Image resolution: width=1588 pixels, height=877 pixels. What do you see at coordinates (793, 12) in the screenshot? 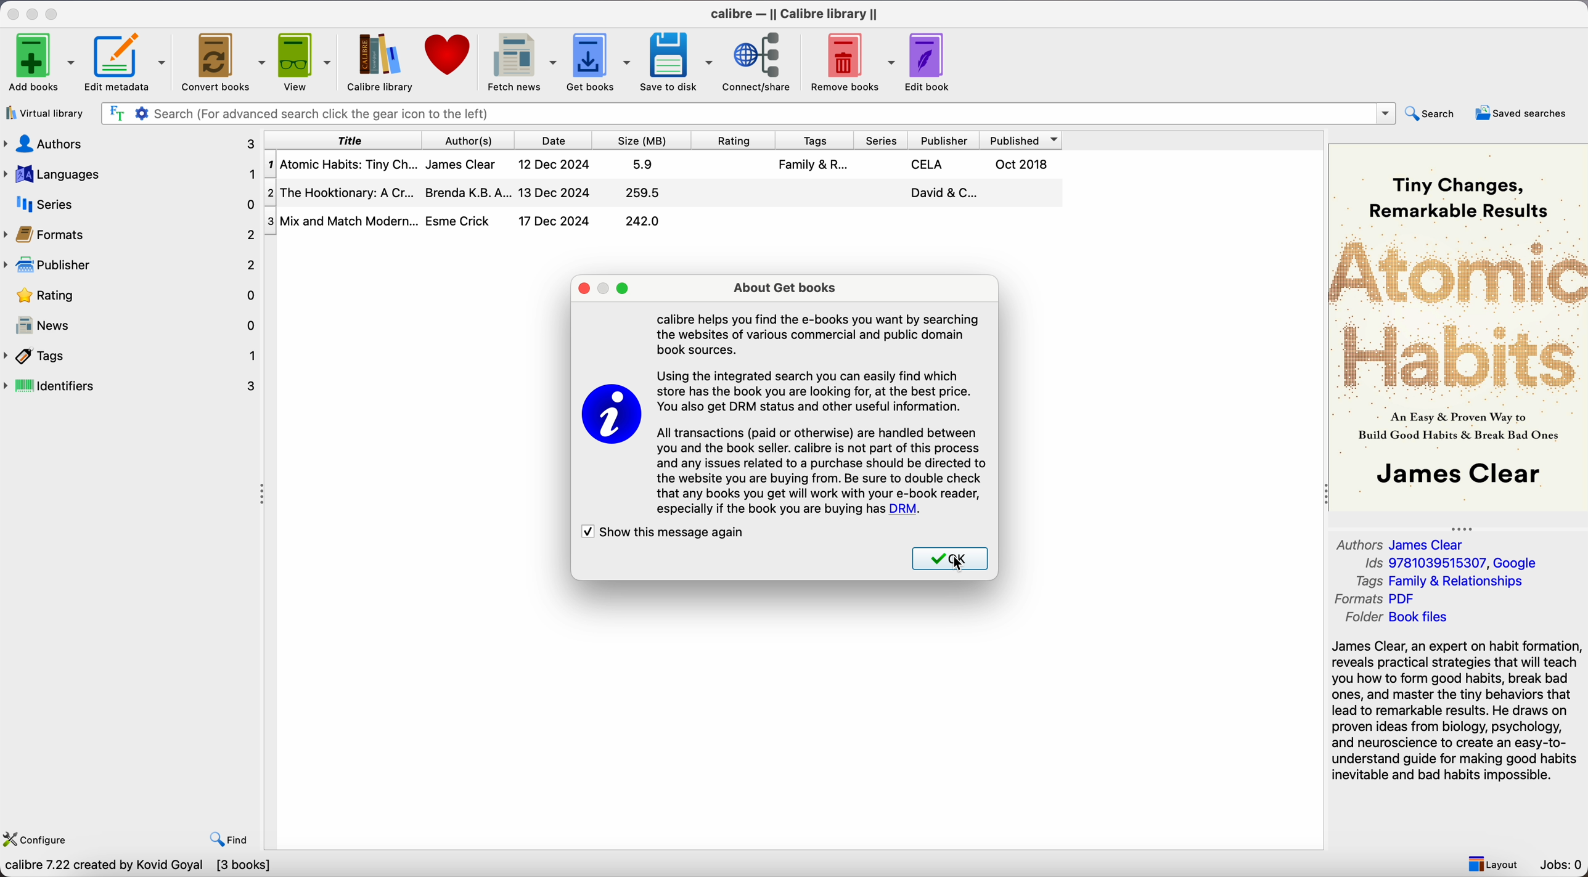
I see `Calibre - || Calibre library ||` at bounding box center [793, 12].